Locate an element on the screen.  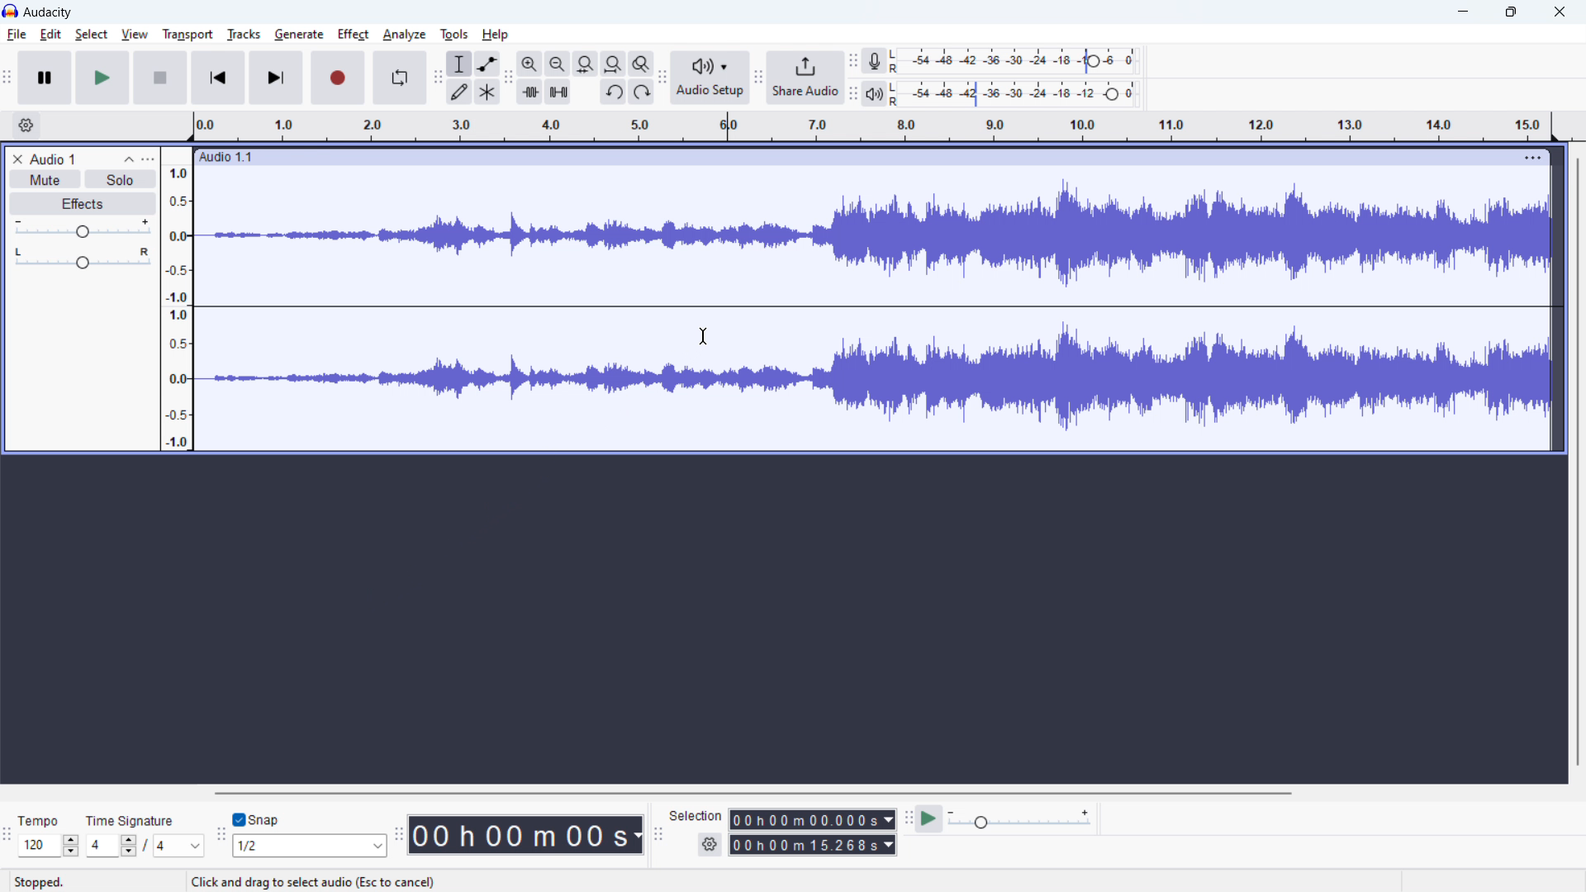
edit is located at coordinates (51, 34).